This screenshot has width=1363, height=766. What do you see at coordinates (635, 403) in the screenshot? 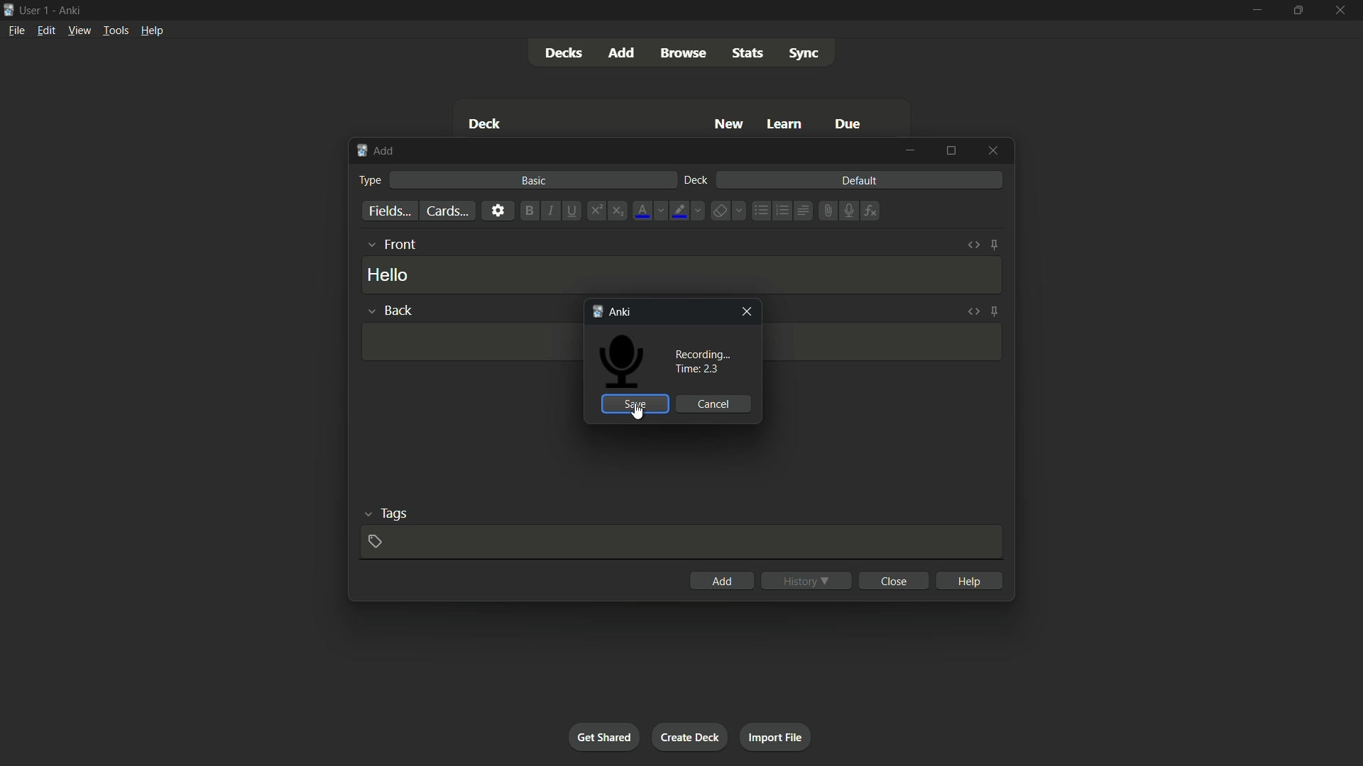
I see `save` at bounding box center [635, 403].